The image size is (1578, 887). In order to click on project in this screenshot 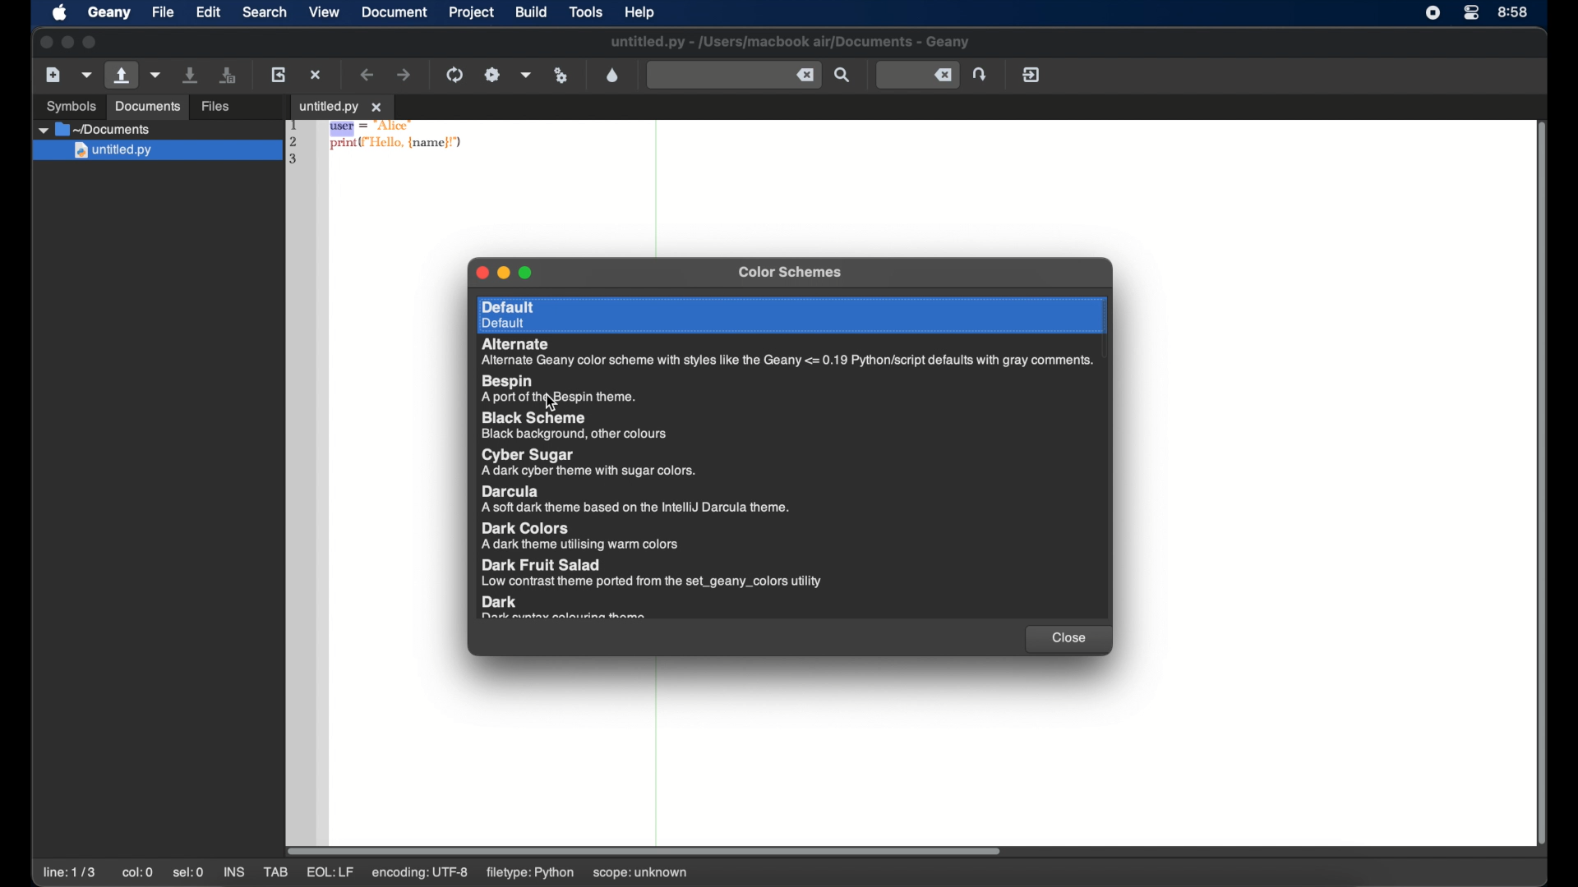, I will do `click(472, 13)`.